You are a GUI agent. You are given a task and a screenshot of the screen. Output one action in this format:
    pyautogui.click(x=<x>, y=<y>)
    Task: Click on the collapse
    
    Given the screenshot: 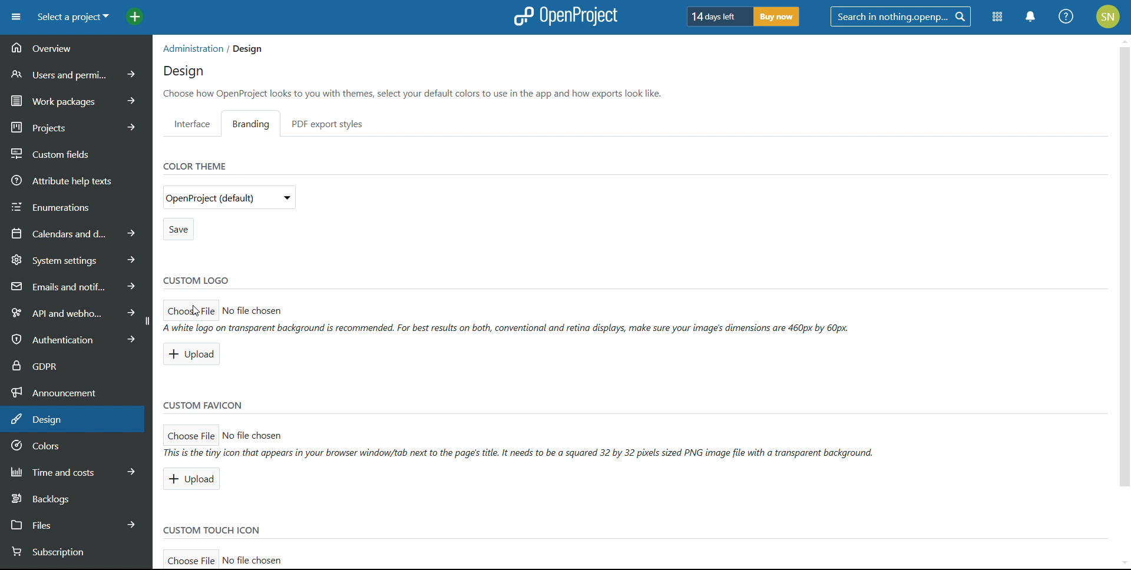 What is the action you would take?
    pyautogui.click(x=147, y=321)
    